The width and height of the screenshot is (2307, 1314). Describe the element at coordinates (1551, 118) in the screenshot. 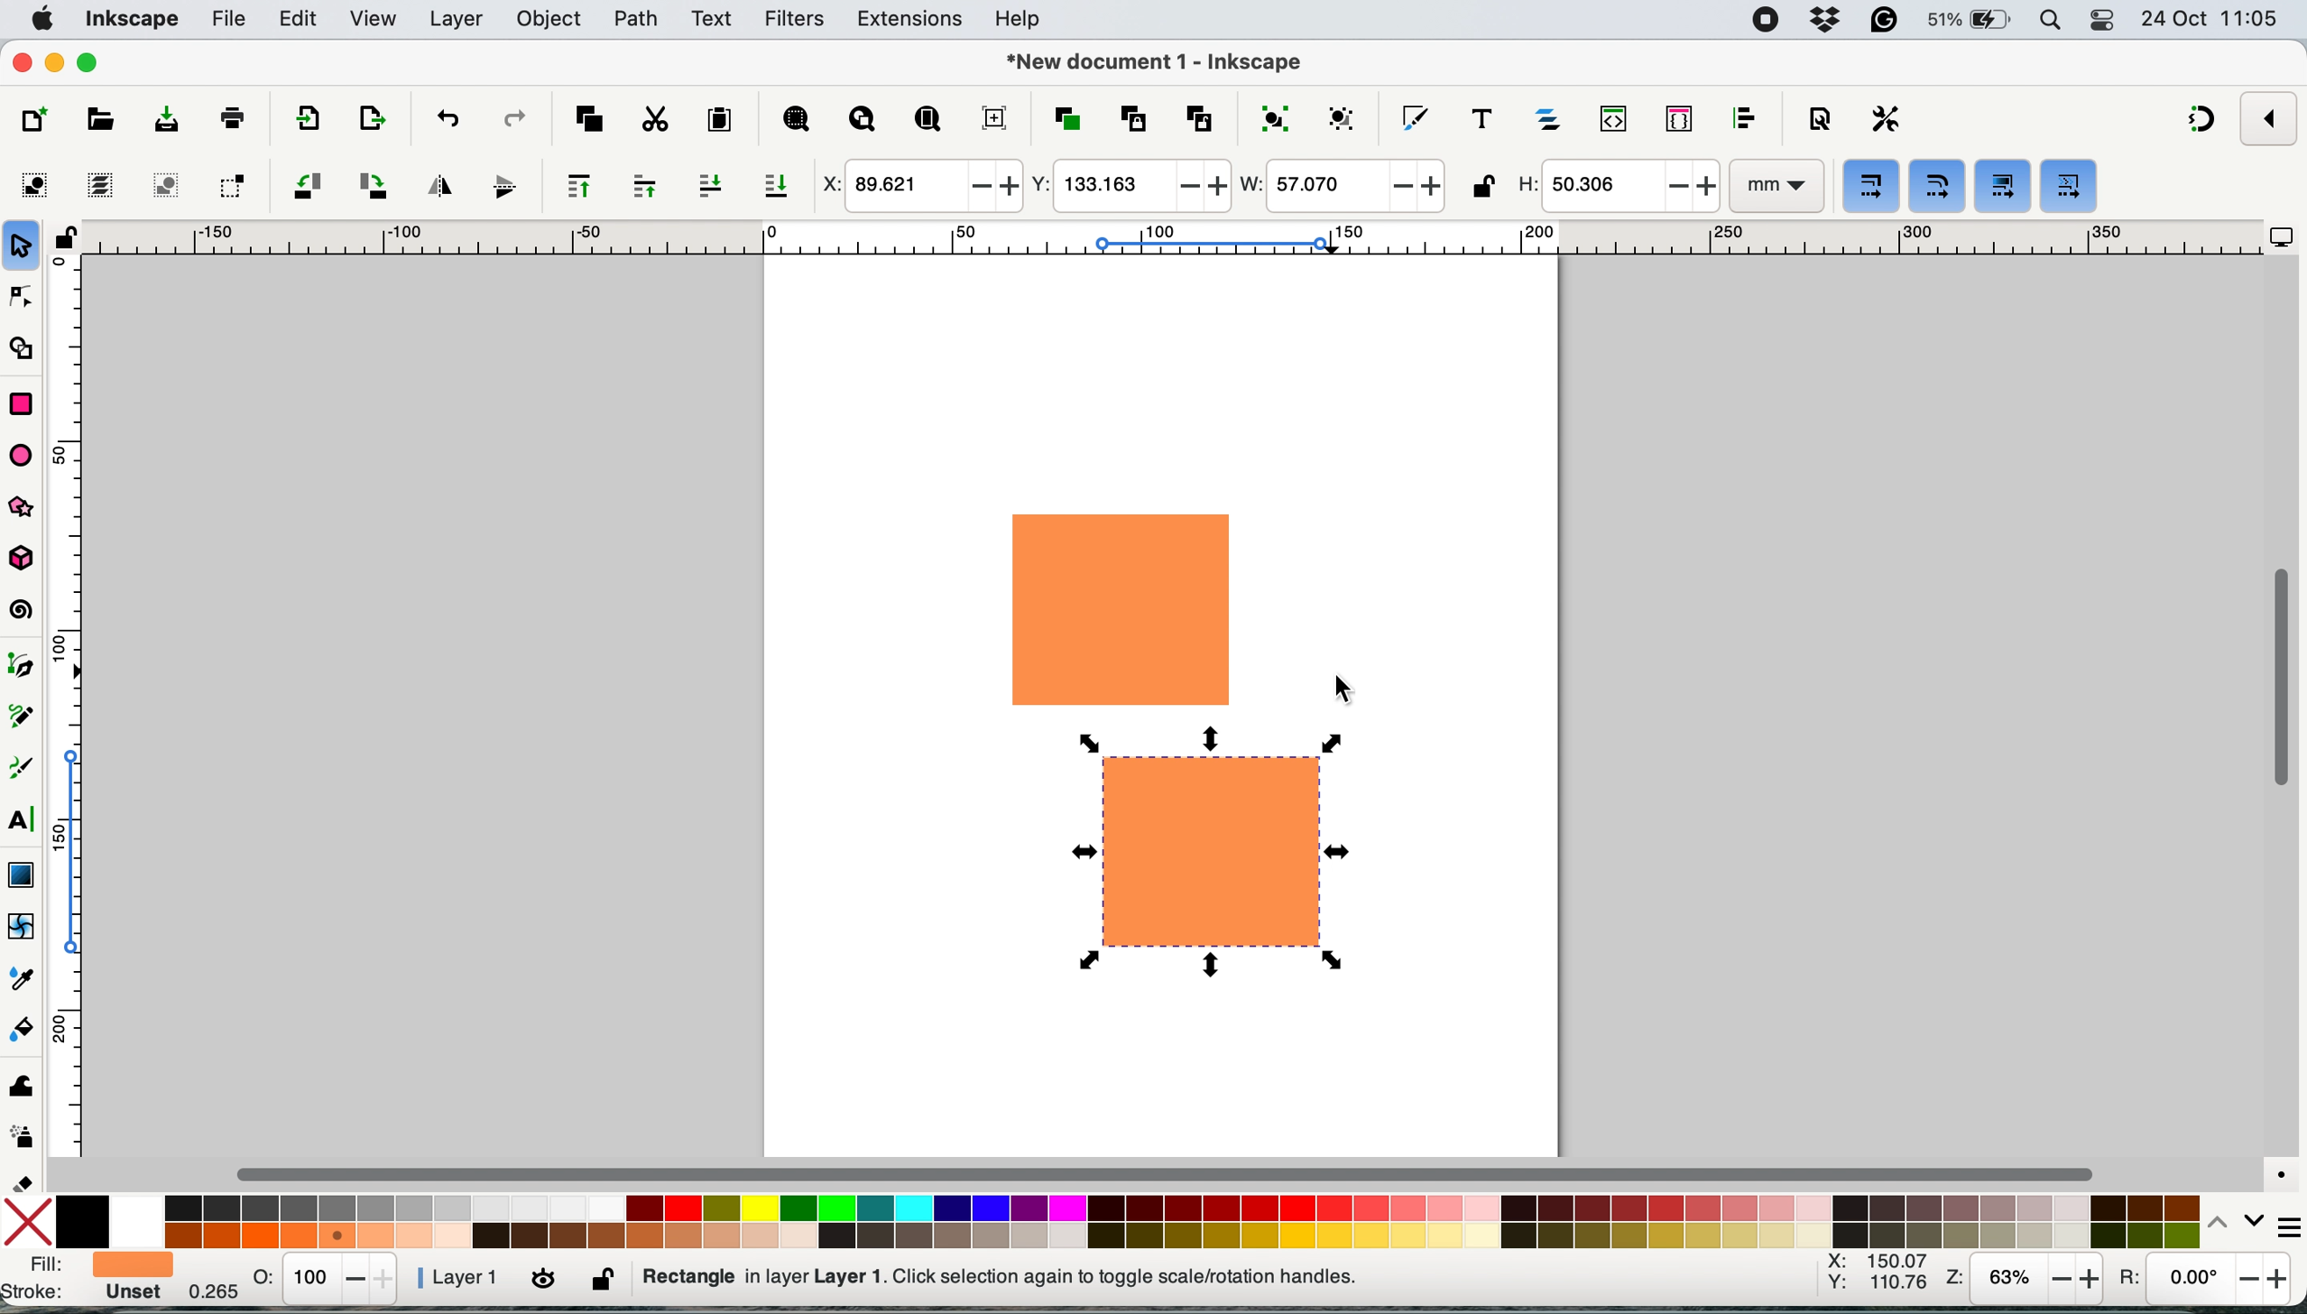

I see `layers and objects` at that location.